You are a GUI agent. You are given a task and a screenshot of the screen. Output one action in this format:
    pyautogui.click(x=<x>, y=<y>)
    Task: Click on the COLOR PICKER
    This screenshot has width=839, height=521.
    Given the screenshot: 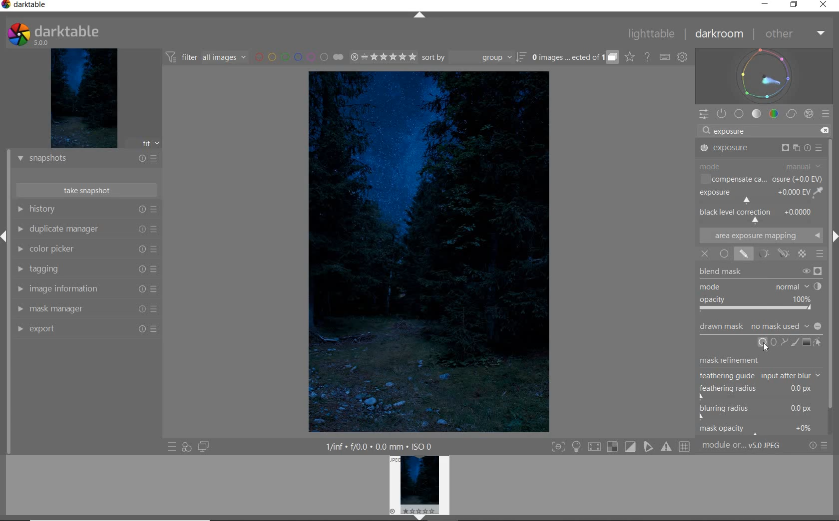 What is the action you would take?
    pyautogui.click(x=86, y=250)
    